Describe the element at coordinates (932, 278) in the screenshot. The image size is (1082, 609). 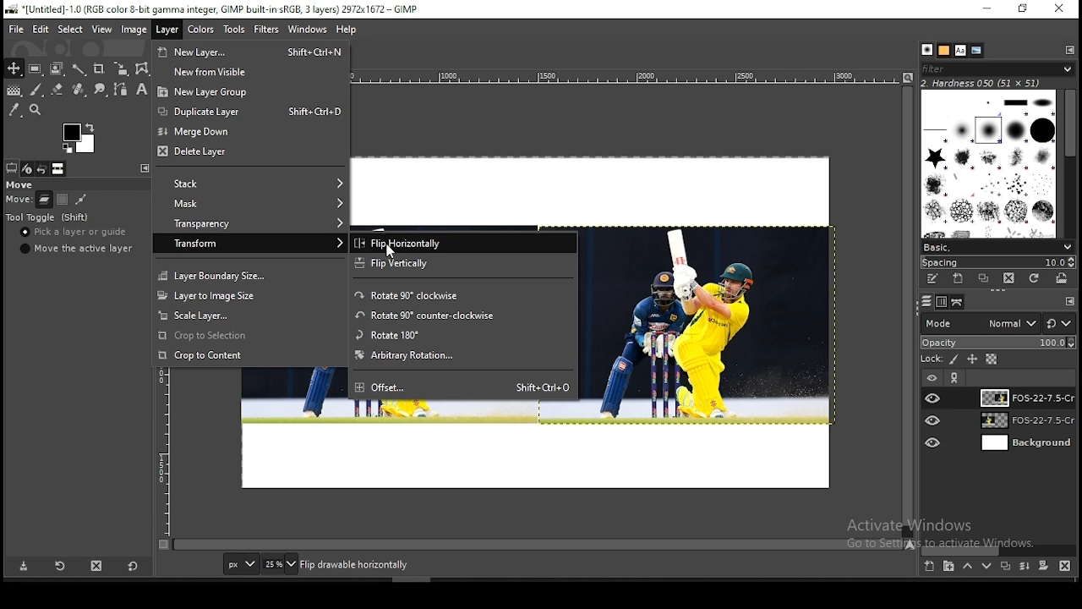
I see `edit this brush` at that location.